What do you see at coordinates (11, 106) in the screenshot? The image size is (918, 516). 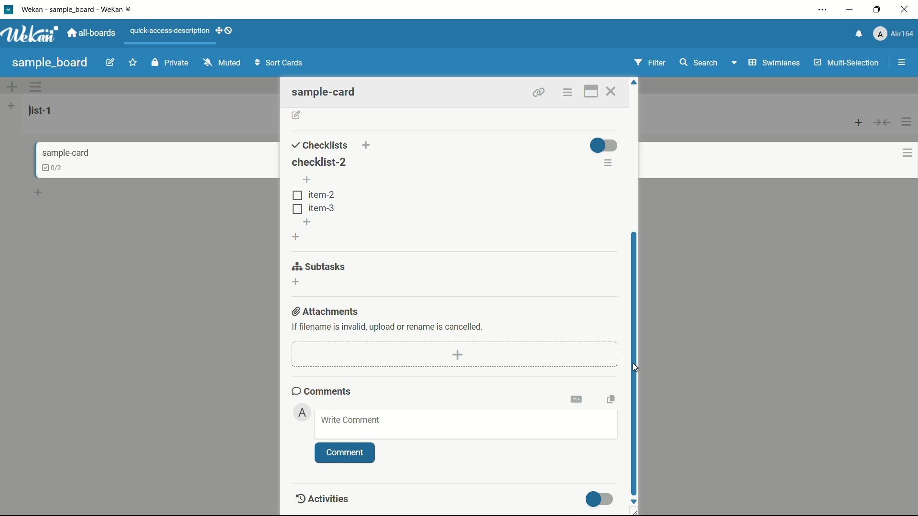 I see `add list` at bounding box center [11, 106].